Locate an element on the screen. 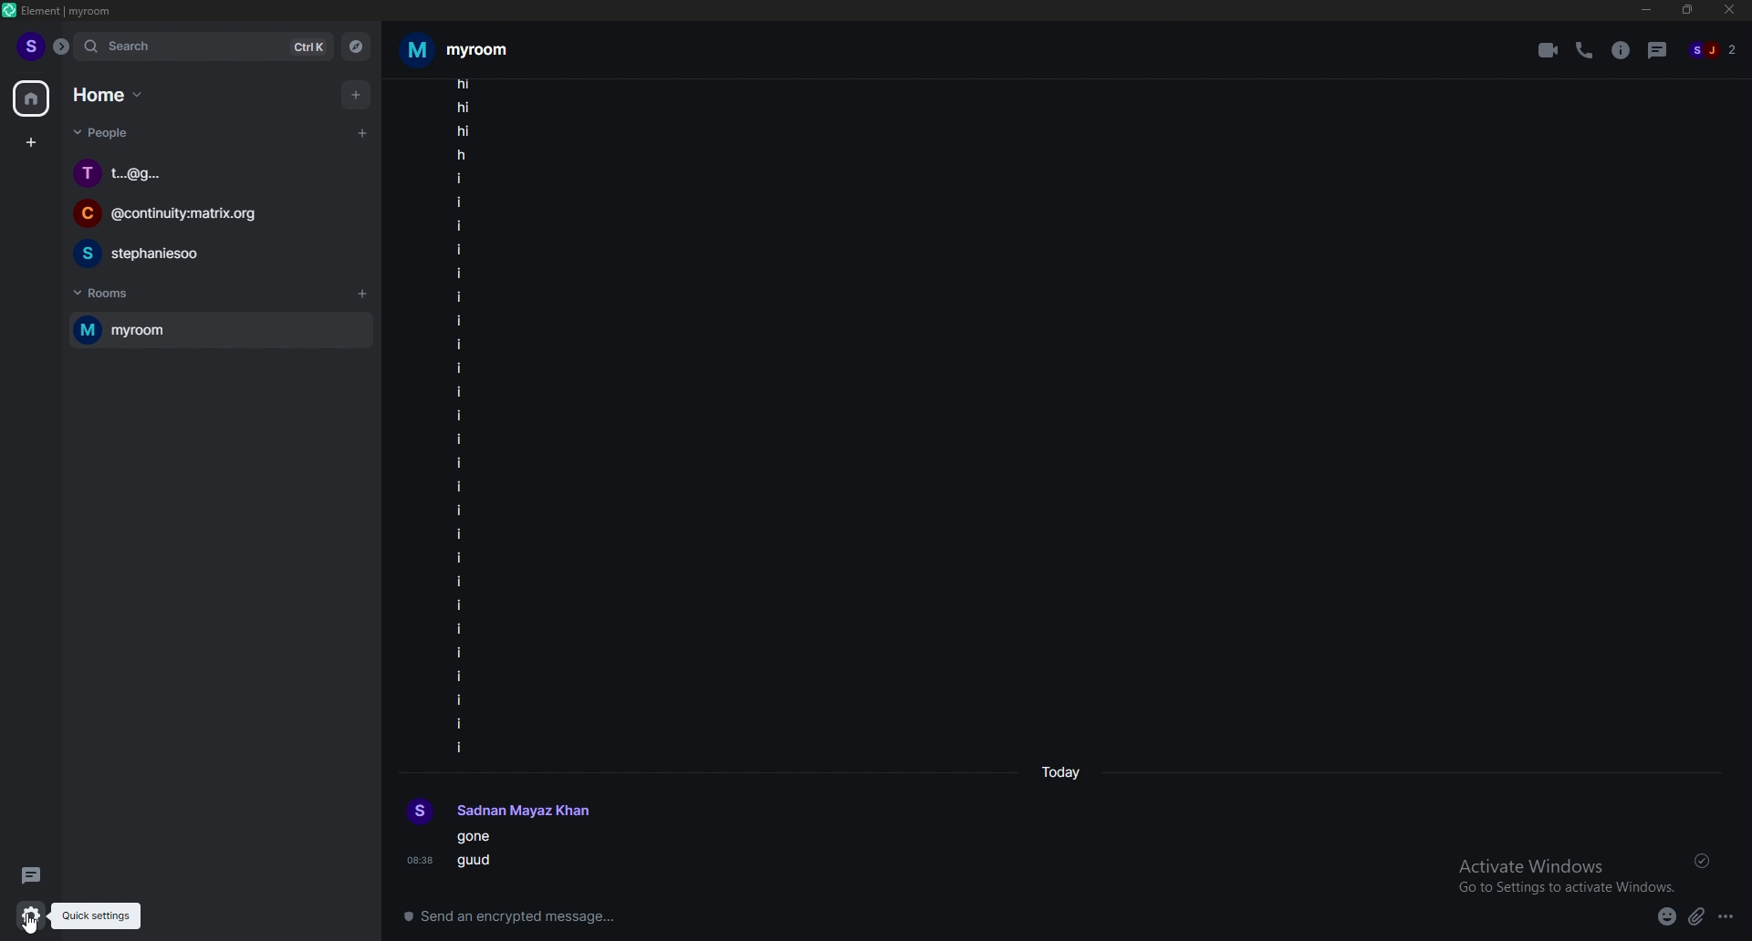  room info is located at coordinates (1623, 49).